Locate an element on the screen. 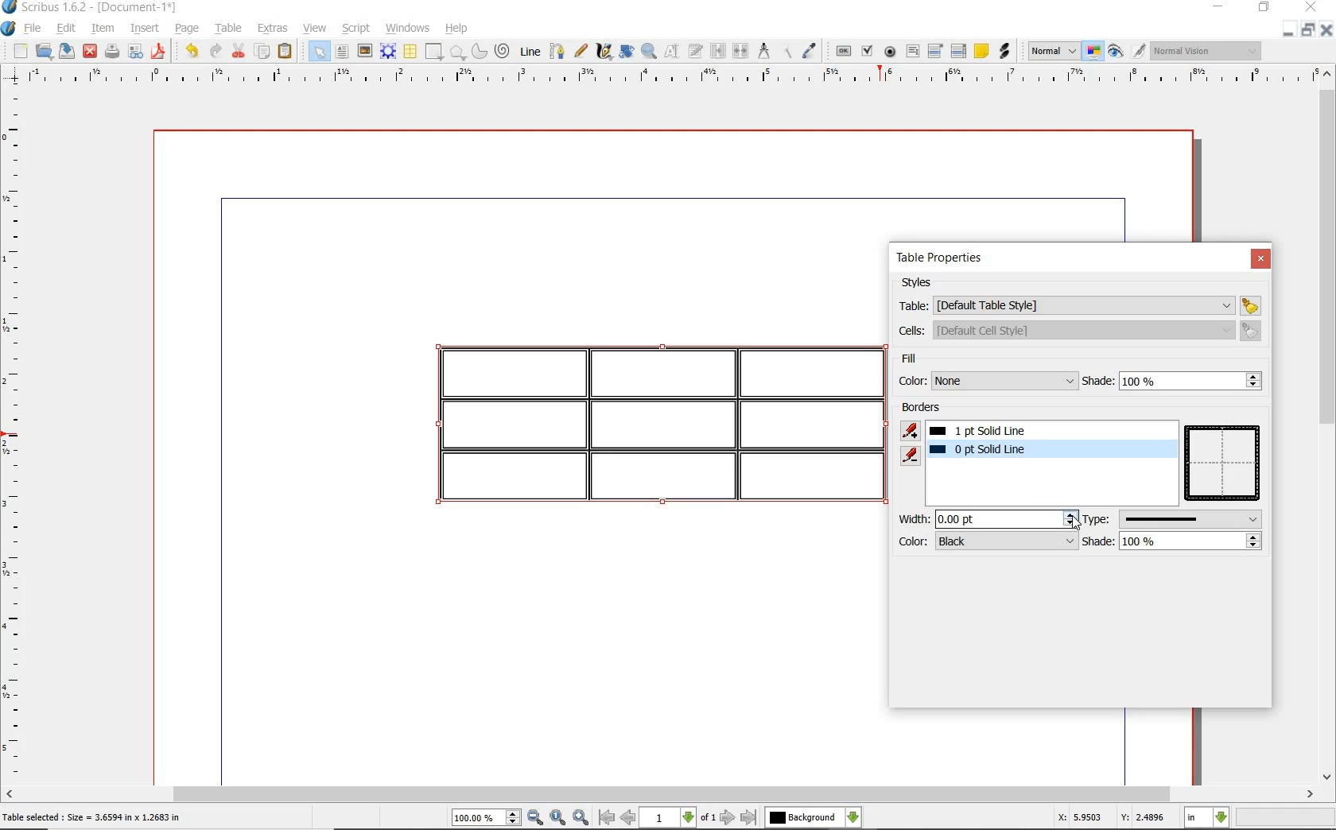  insert is located at coordinates (148, 27).